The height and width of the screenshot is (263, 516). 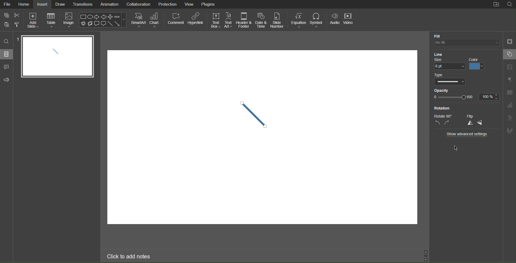 I want to click on Click to add notes, so click(x=129, y=257).